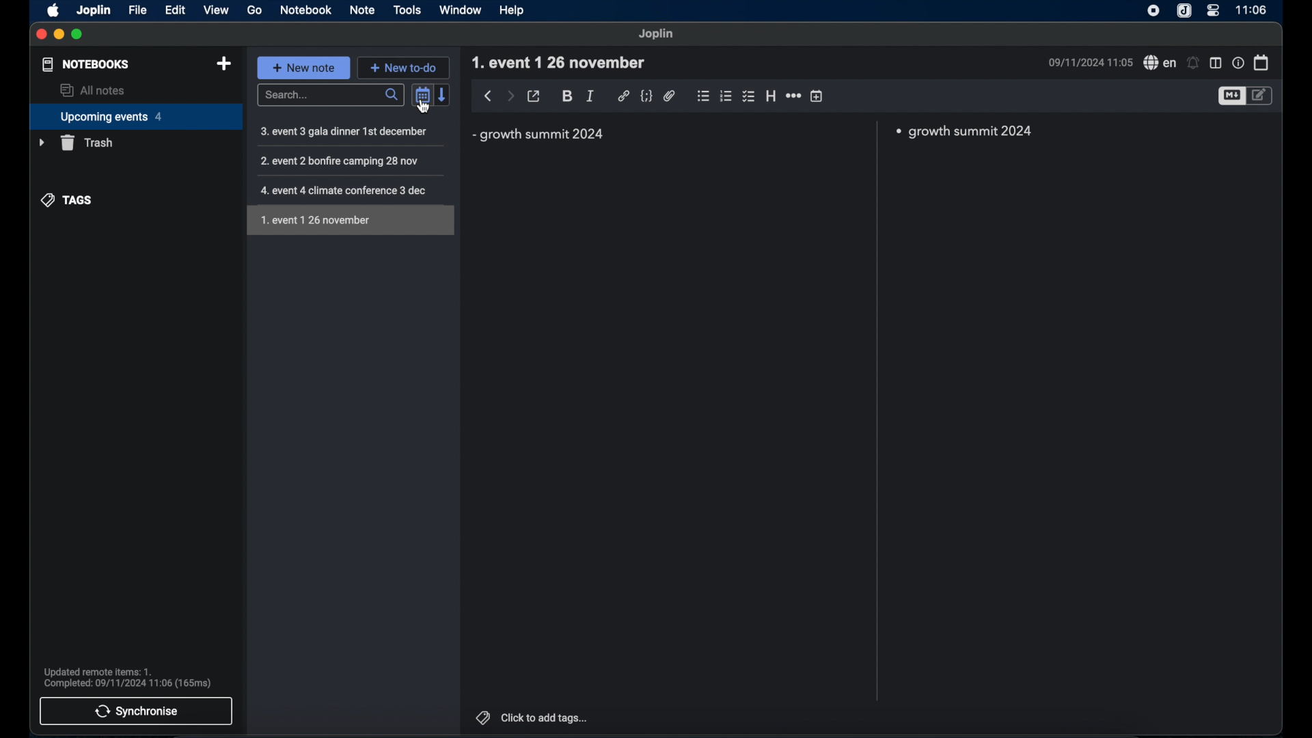 This screenshot has width=1312, height=738. I want to click on bold, so click(566, 96).